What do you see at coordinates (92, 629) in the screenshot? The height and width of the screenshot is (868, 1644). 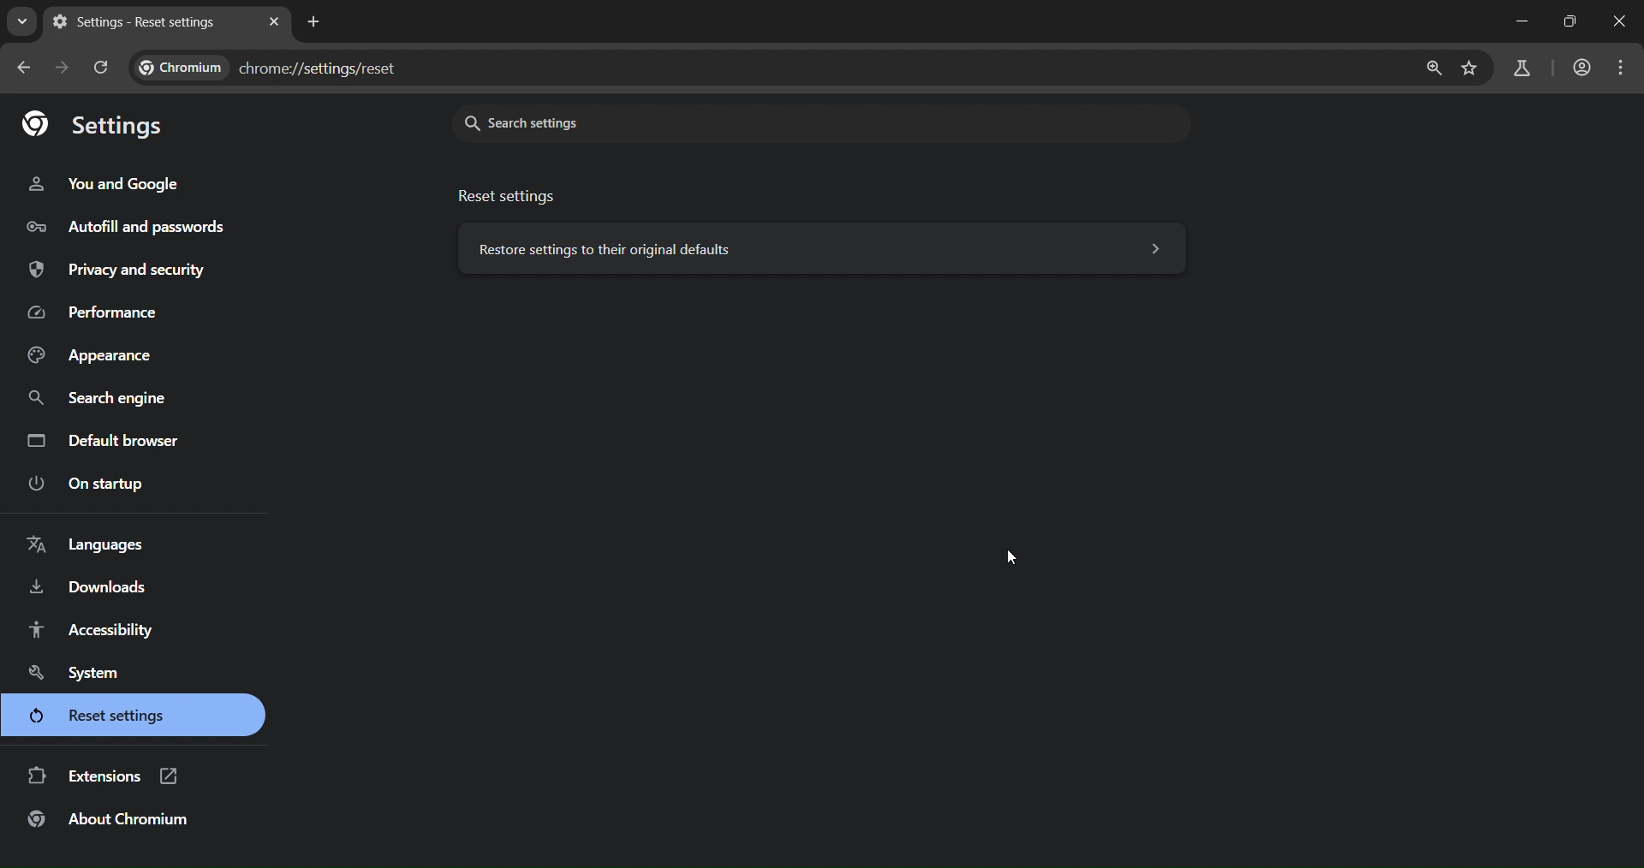 I see `accessibility` at bounding box center [92, 629].